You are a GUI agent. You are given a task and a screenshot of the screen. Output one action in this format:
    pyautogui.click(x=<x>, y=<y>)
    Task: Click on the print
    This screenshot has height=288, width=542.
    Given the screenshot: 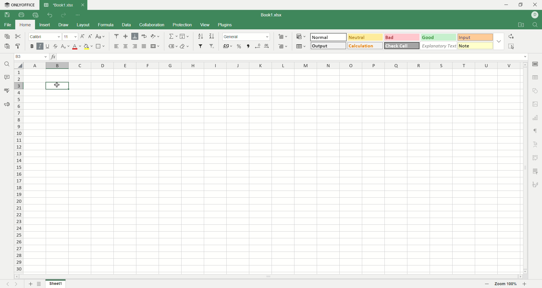 What is the action you would take?
    pyautogui.click(x=23, y=16)
    